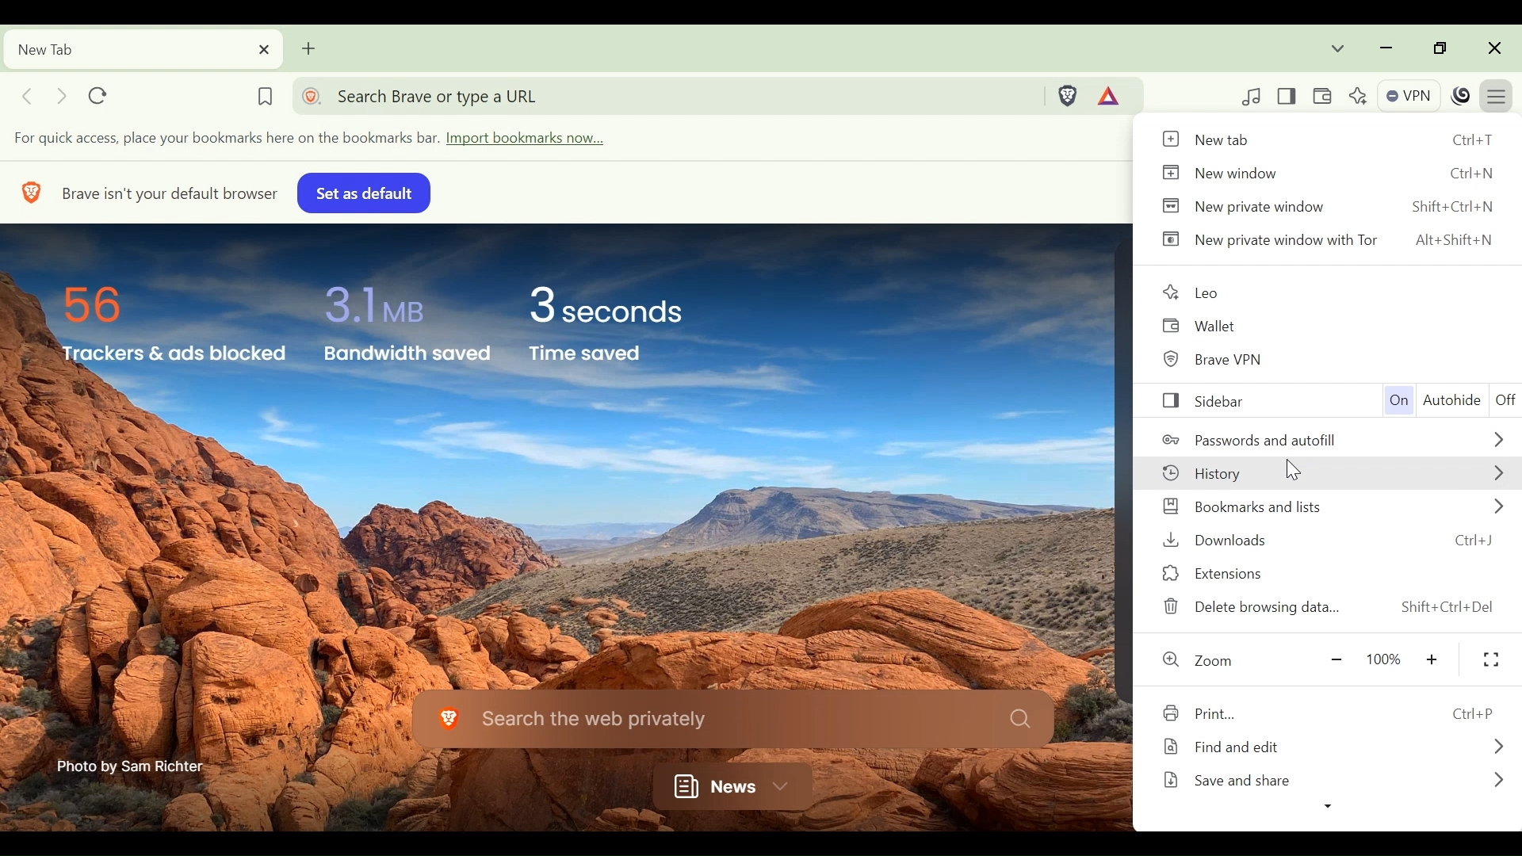 The image size is (1522, 856). I want to click on Time saved, so click(607, 357).